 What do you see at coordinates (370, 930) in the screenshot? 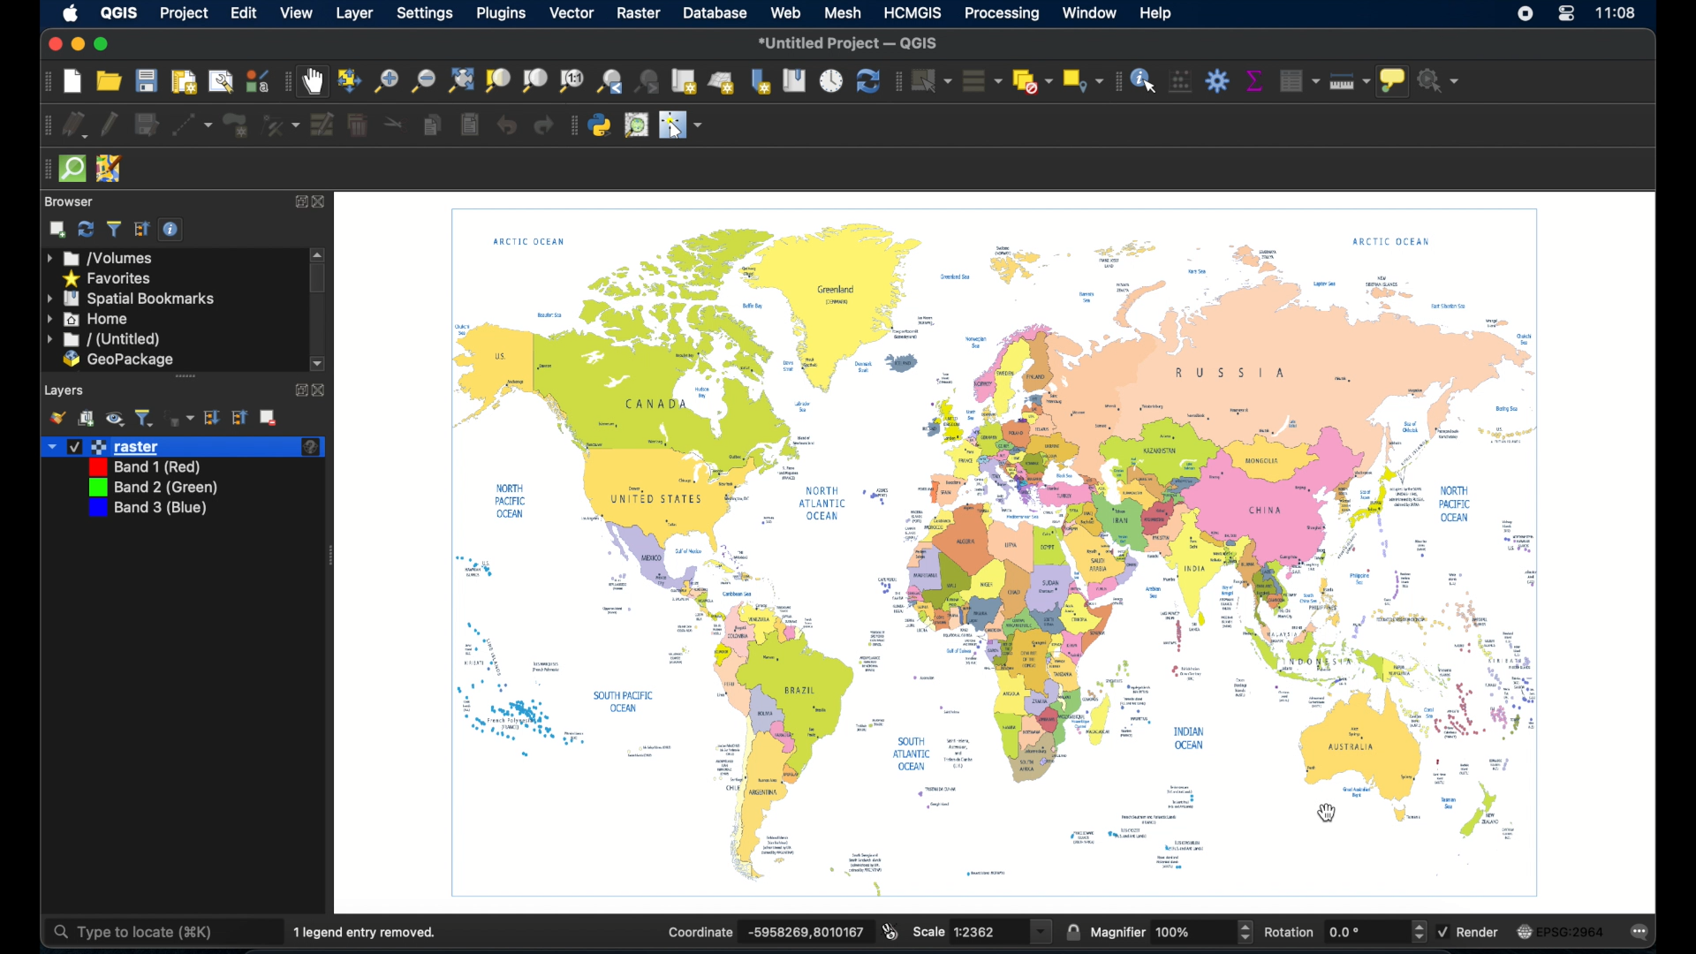
I see `1 legend entry removed` at bounding box center [370, 930].